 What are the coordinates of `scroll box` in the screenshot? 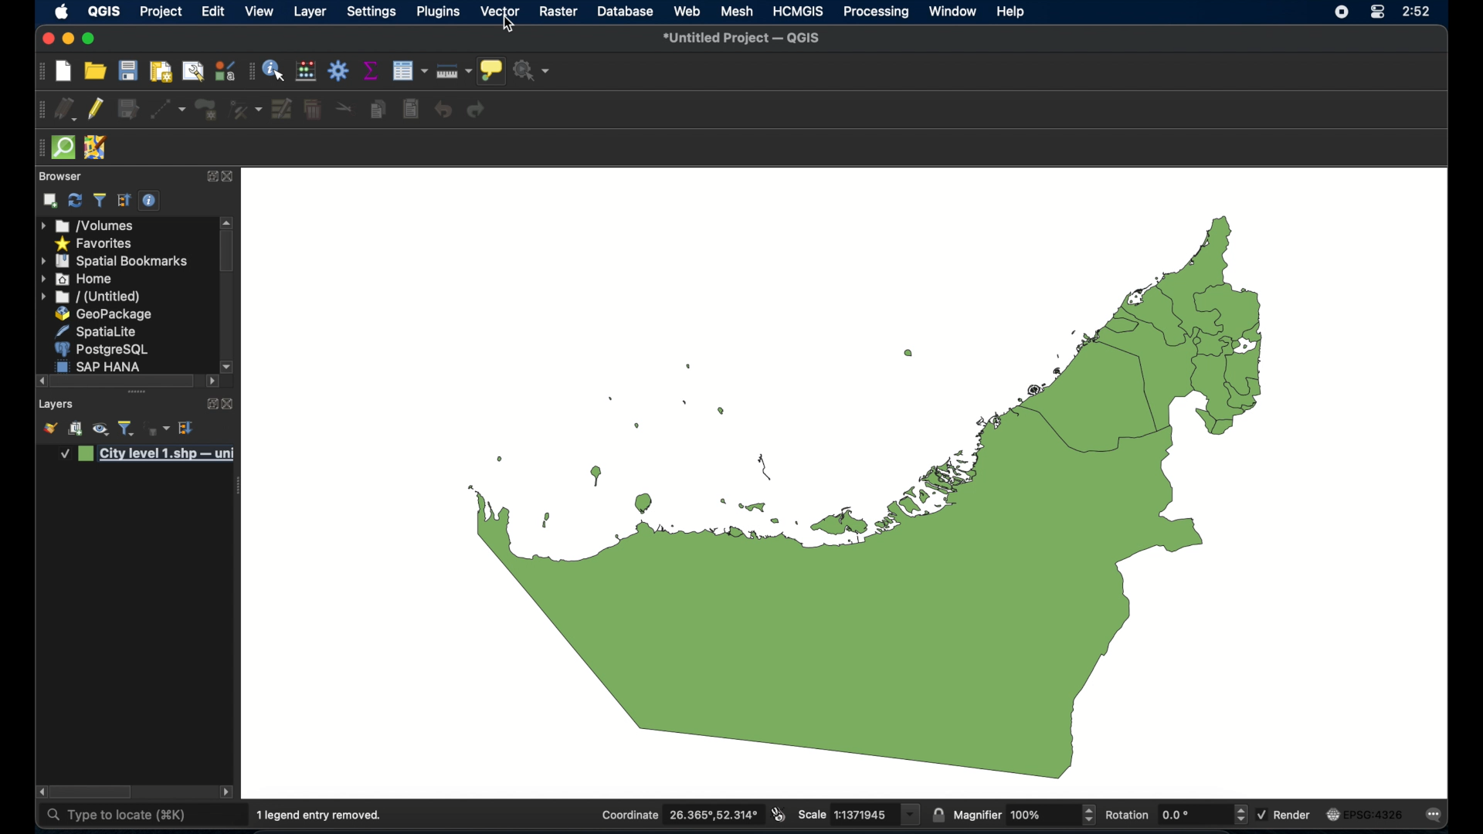 It's located at (125, 381).